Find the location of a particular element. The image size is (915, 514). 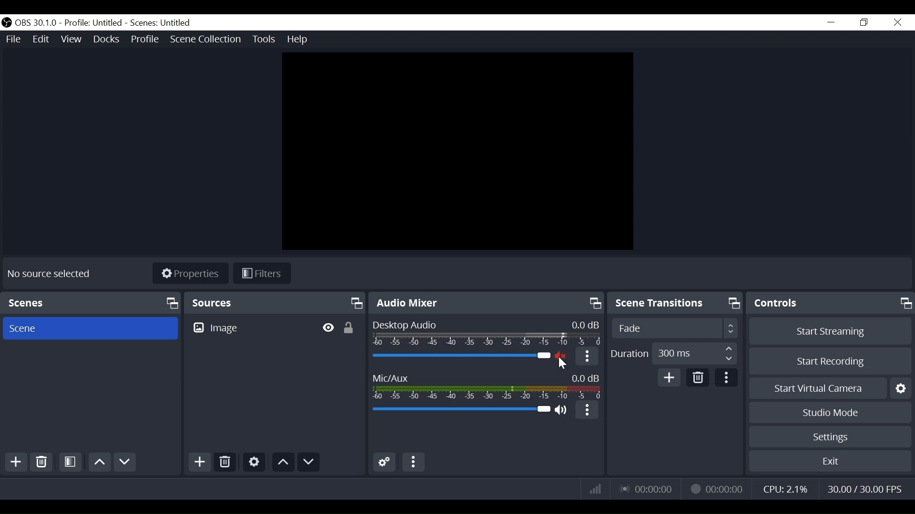

Sources is located at coordinates (275, 302).